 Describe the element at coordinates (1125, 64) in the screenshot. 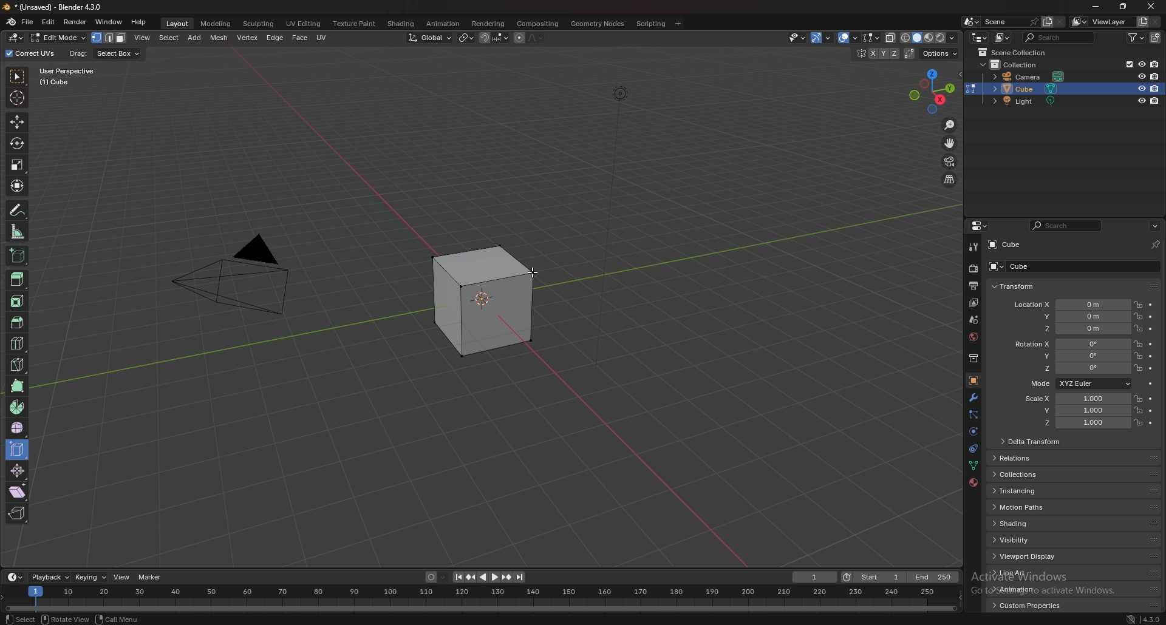

I see `exclude from viewlayer` at that location.